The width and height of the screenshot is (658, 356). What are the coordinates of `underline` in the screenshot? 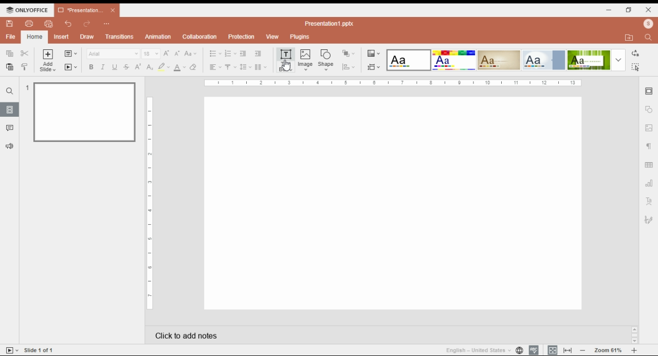 It's located at (115, 67).